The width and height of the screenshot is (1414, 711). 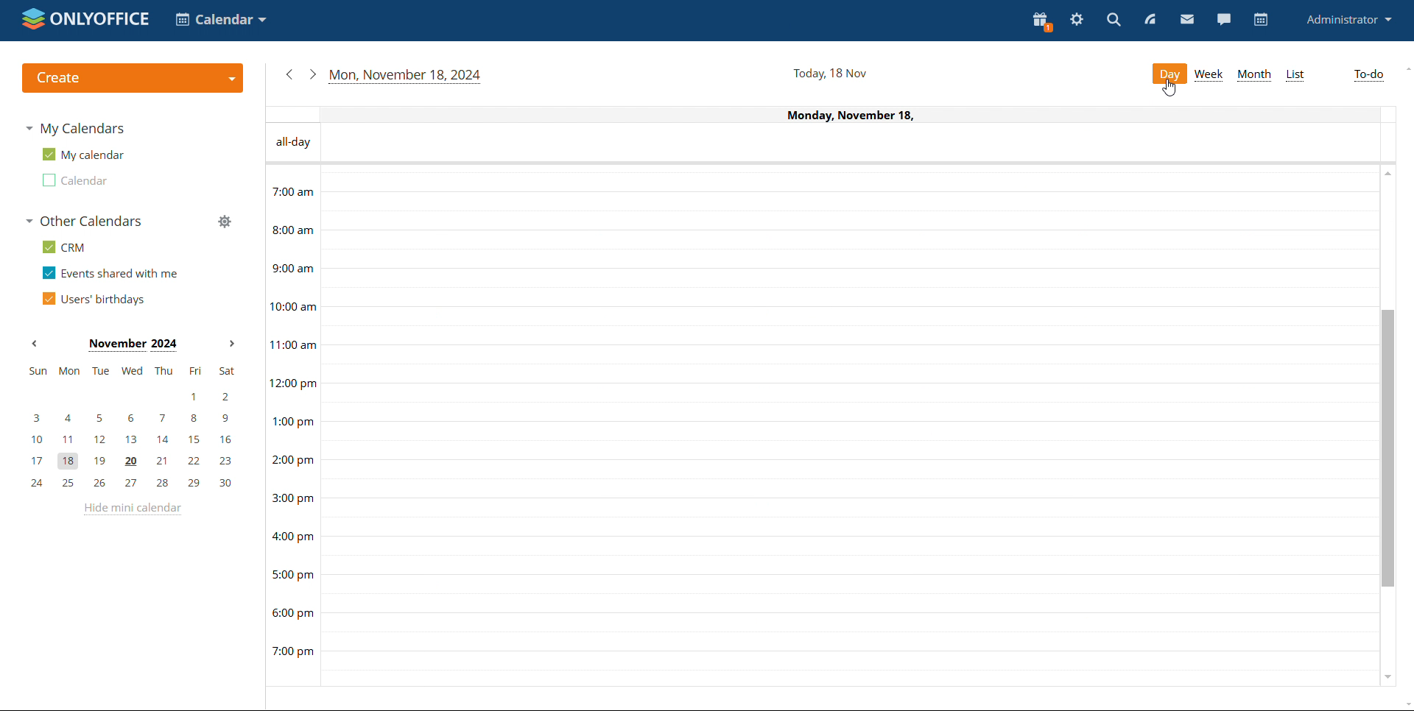 What do you see at coordinates (1348, 21) in the screenshot?
I see `profile` at bounding box center [1348, 21].